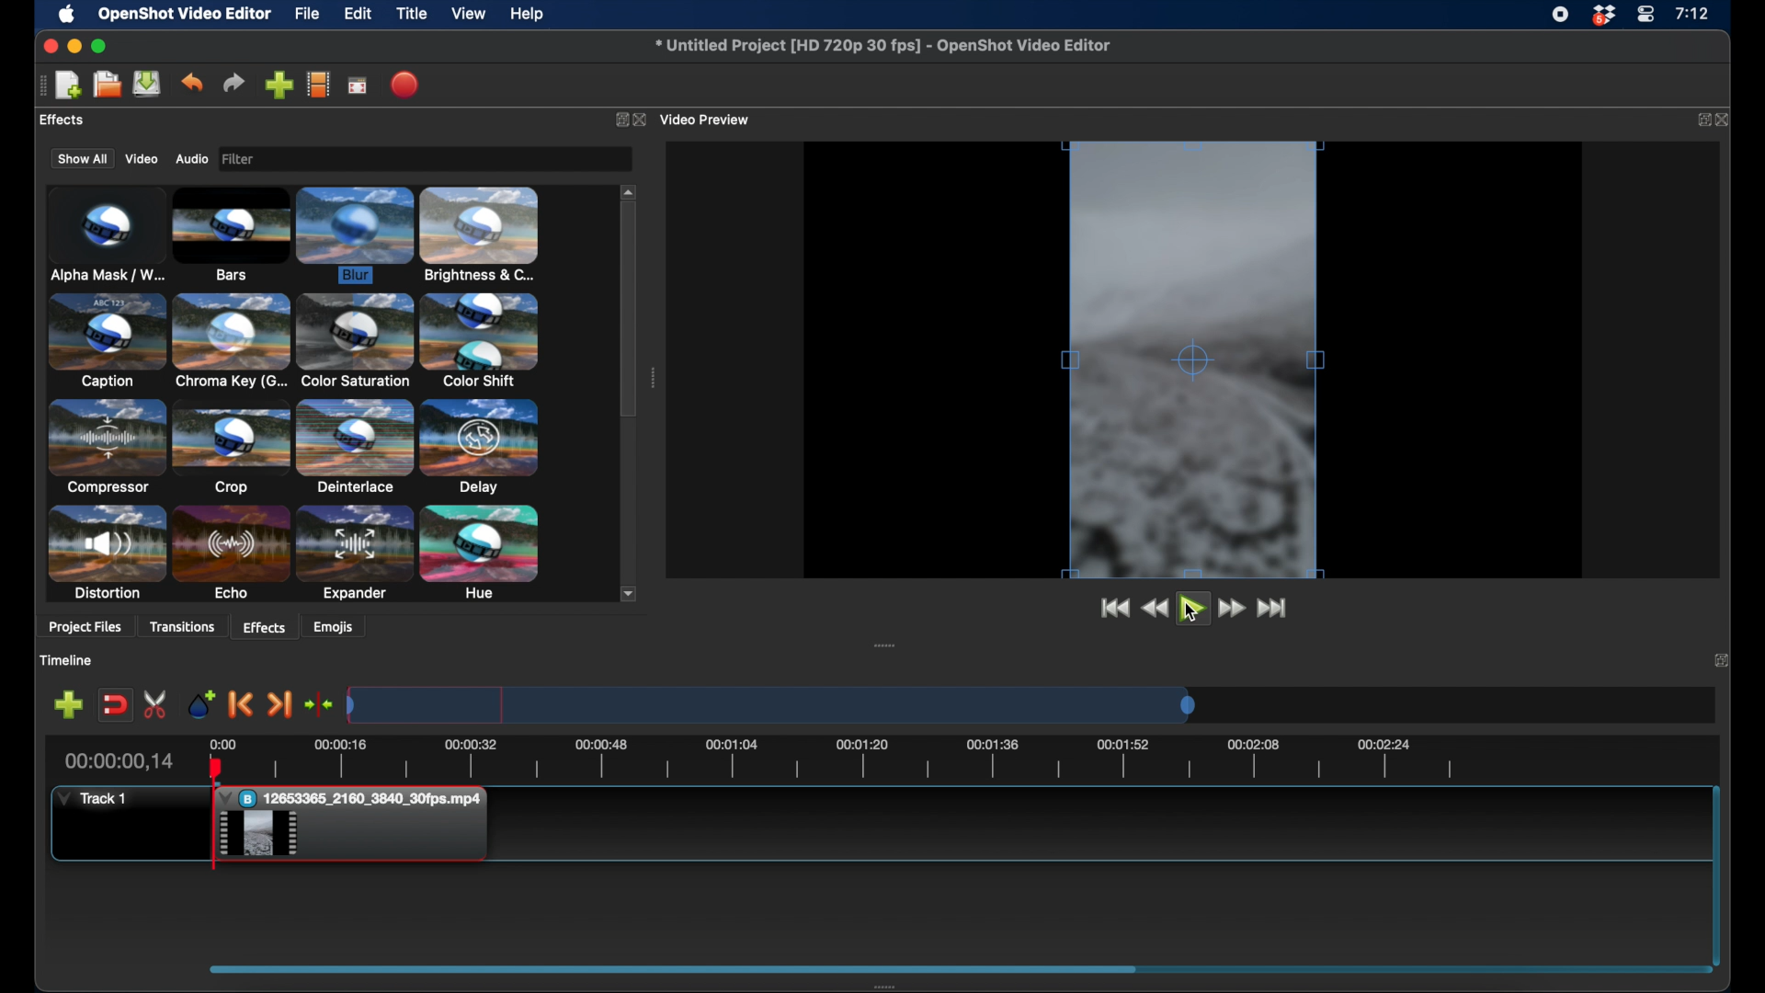  Describe the element at coordinates (357, 236) in the screenshot. I see `blur effect selected` at that location.